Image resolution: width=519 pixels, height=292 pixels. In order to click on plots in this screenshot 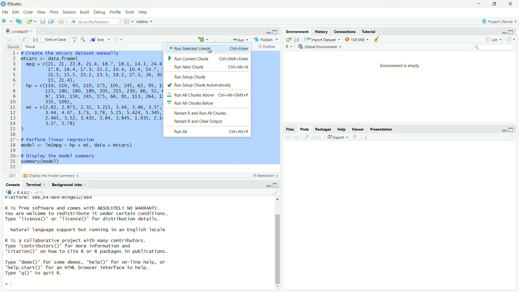, I will do `click(54, 12)`.